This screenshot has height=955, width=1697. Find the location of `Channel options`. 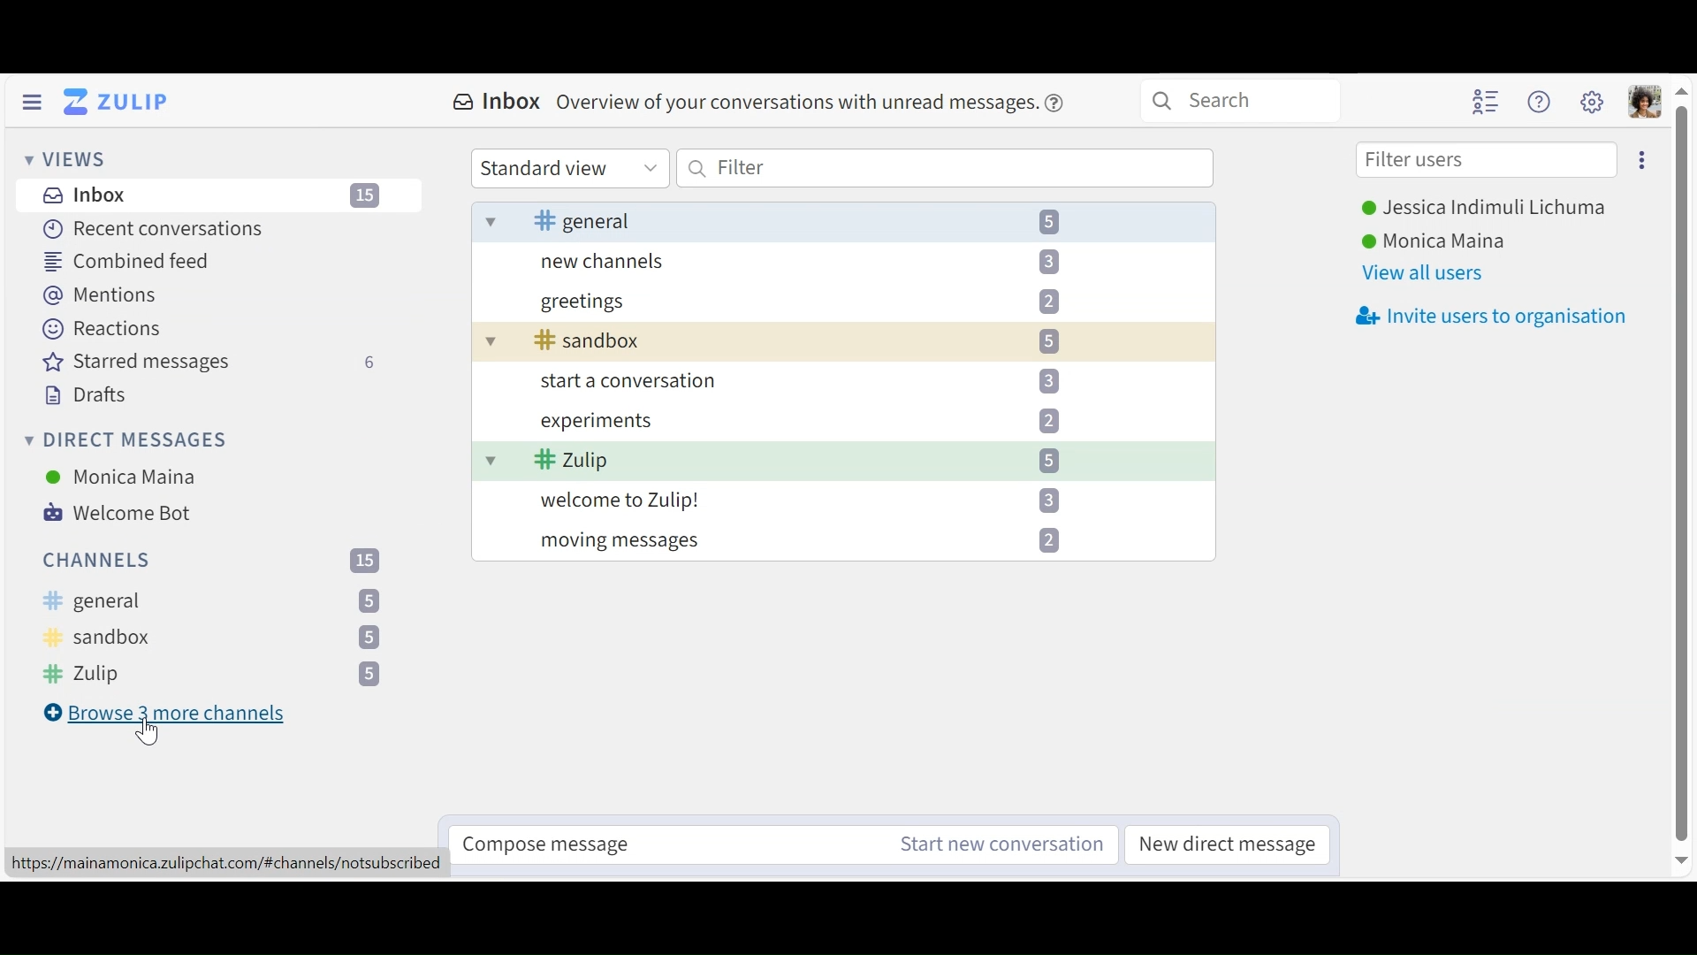

Channel options is located at coordinates (214, 638).